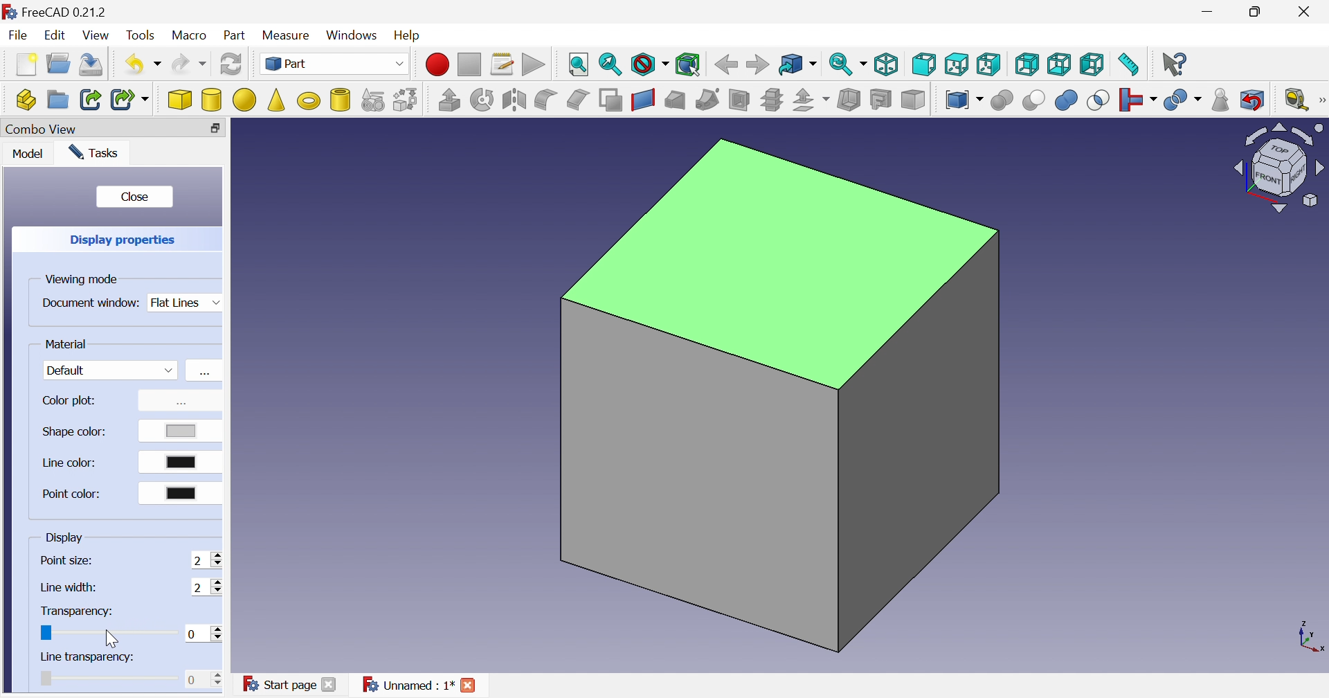  What do you see at coordinates (127, 239) in the screenshot?
I see `Display properties` at bounding box center [127, 239].